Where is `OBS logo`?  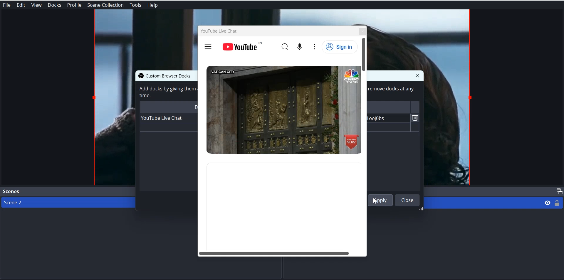 OBS logo is located at coordinates (139, 76).